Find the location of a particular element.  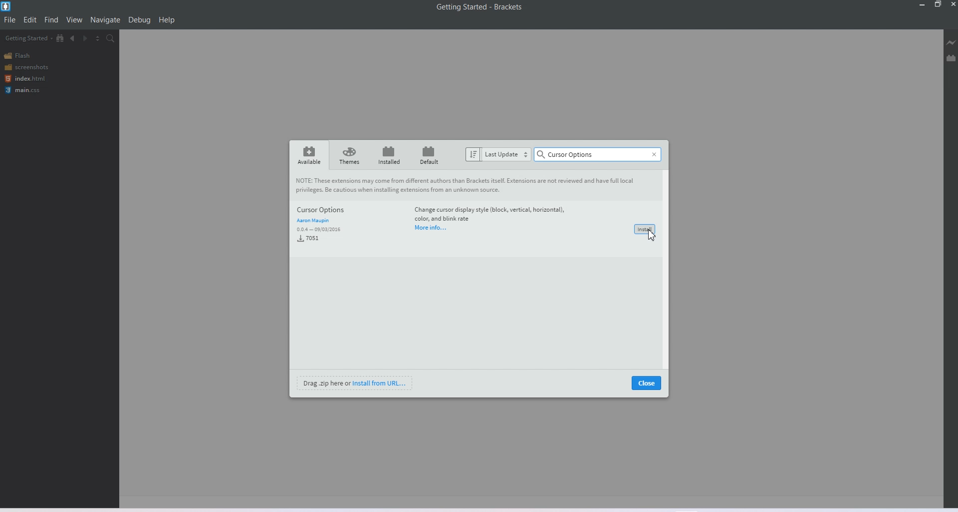

Find is located at coordinates (52, 19).